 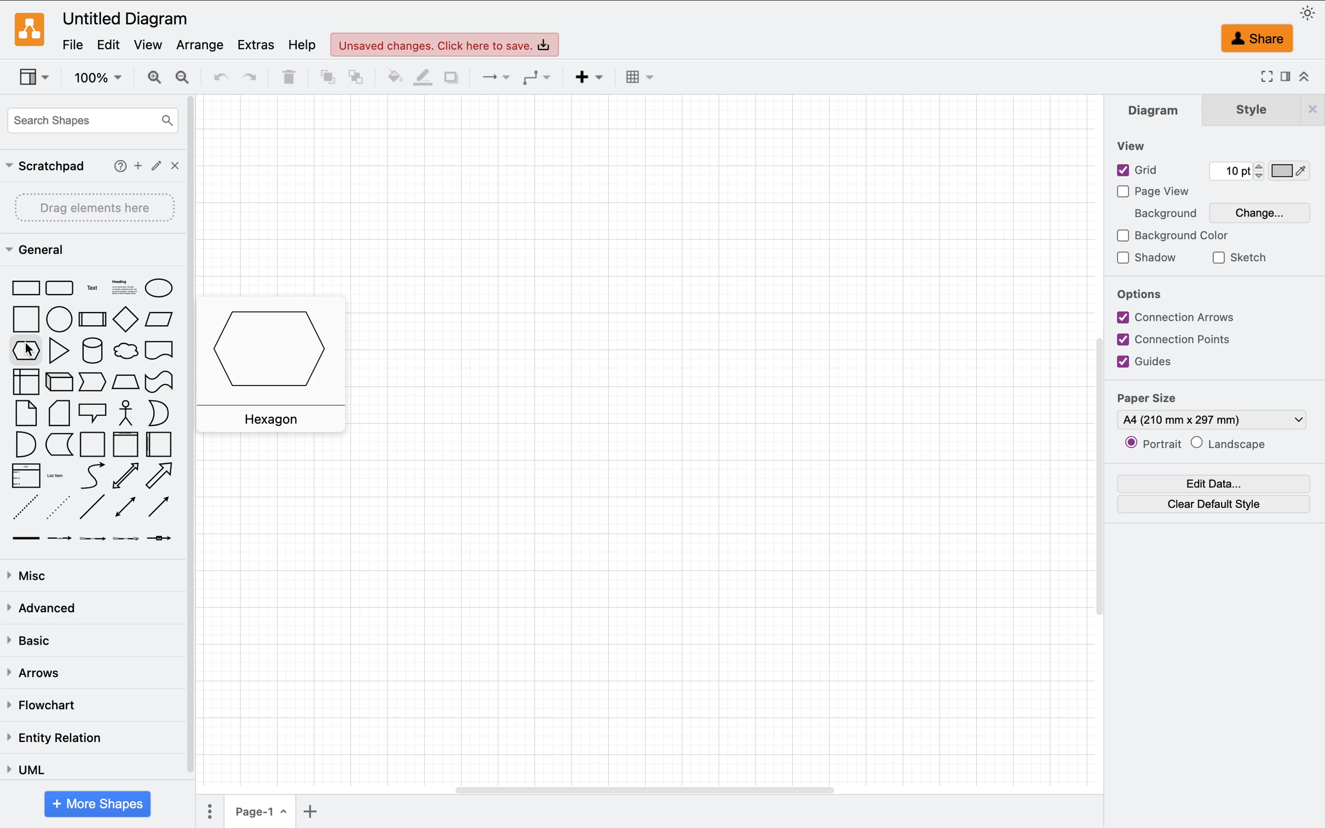 I want to click on bidirectional connector, so click(x=125, y=507).